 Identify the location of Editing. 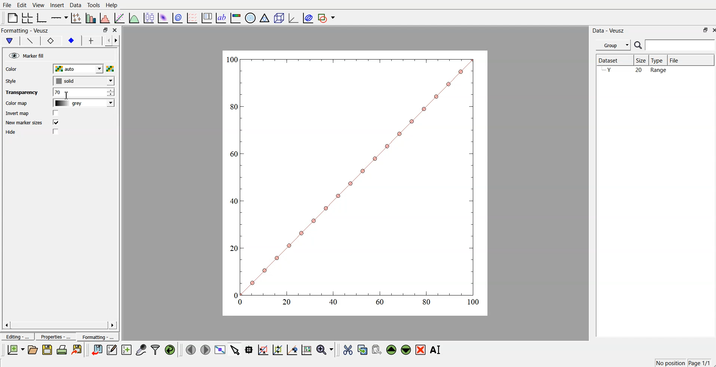
(17, 336).